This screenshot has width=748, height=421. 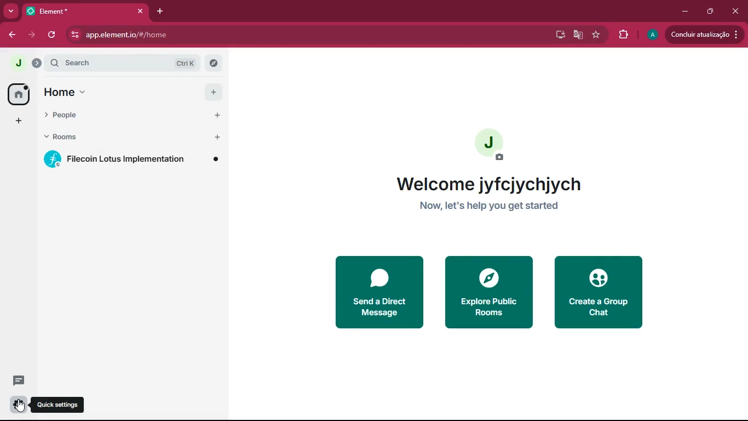 What do you see at coordinates (15, 382) in the screenshot?
I see `message` at bounding box center [15, 382].